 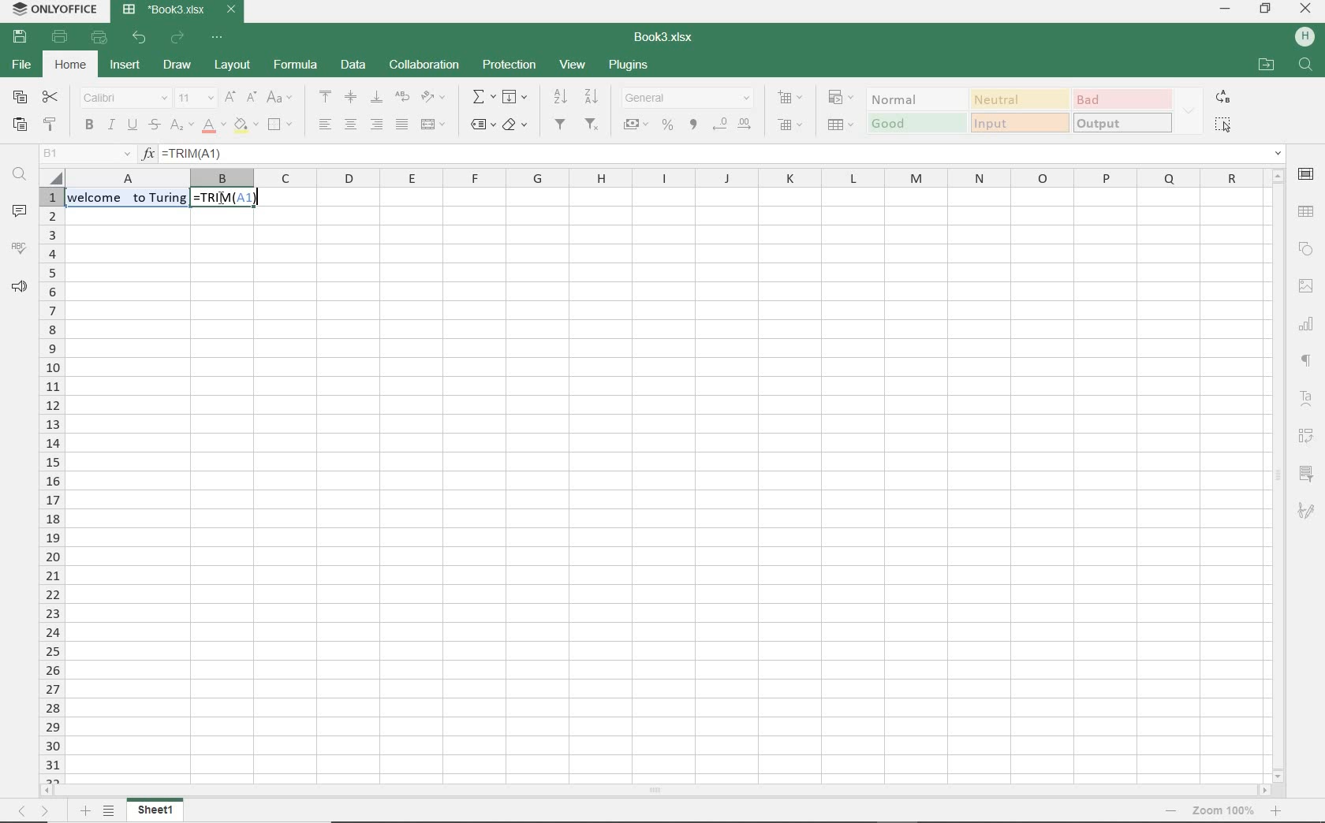 I want to click on orientation, so click(x=432, y=99).